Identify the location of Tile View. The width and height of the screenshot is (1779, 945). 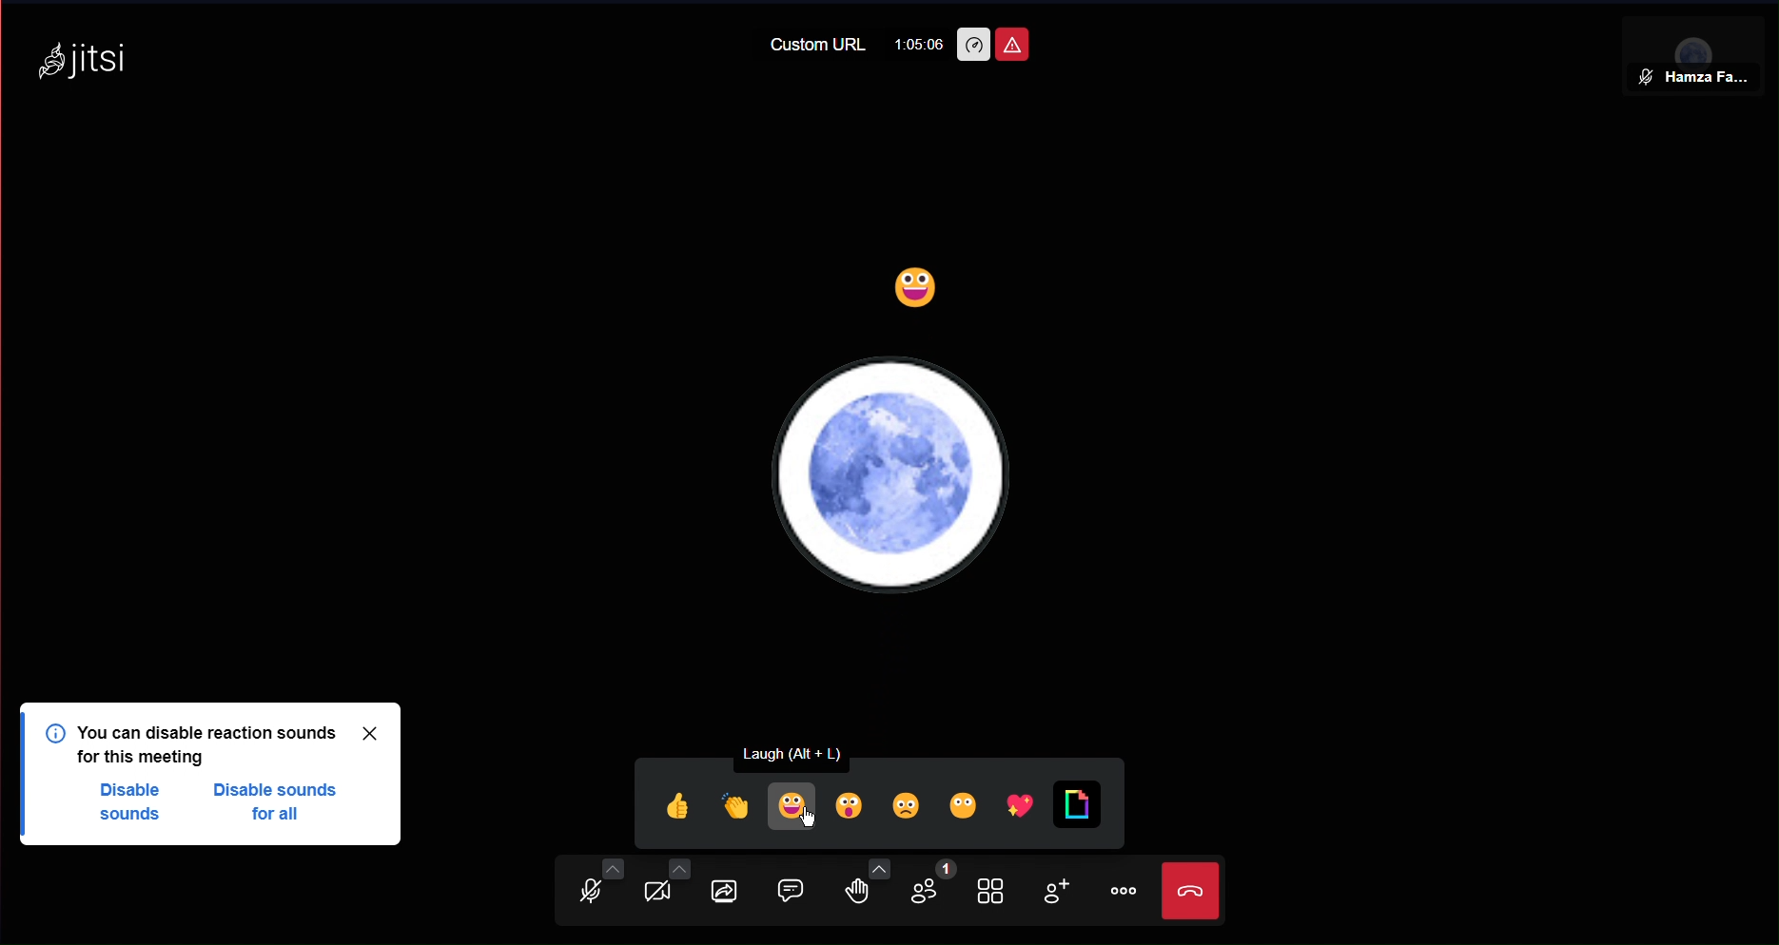
(996, 893).